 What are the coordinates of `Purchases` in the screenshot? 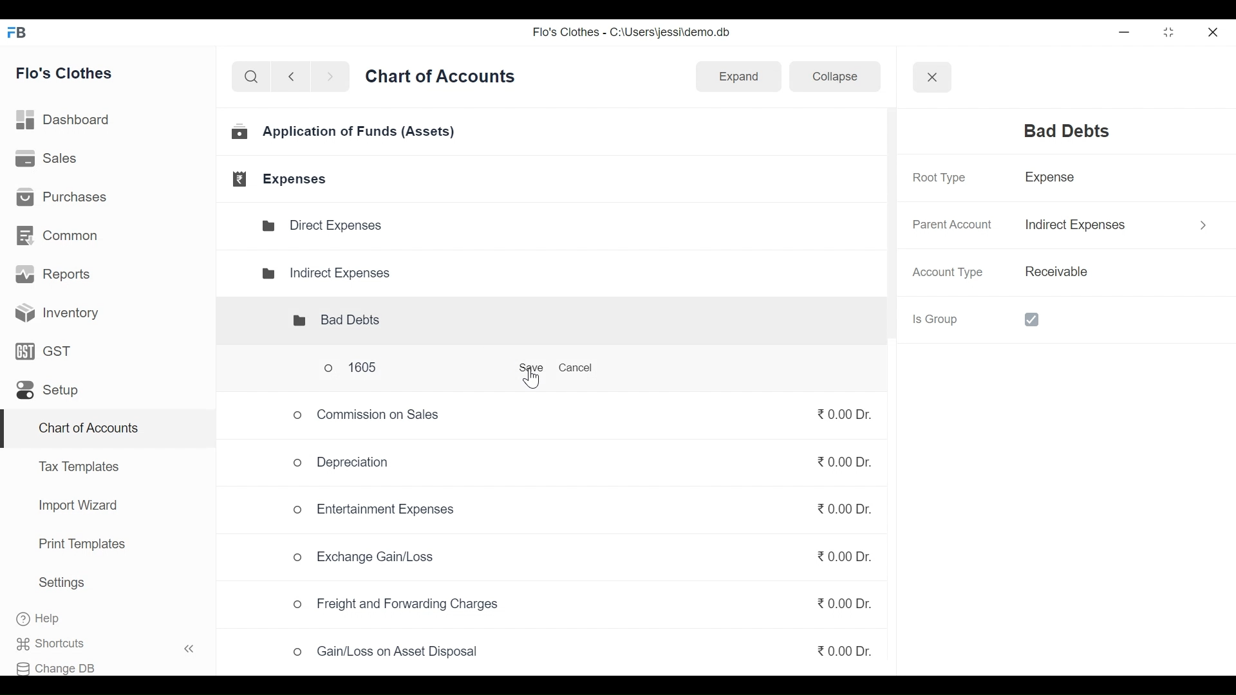 It's located at (66, 199).